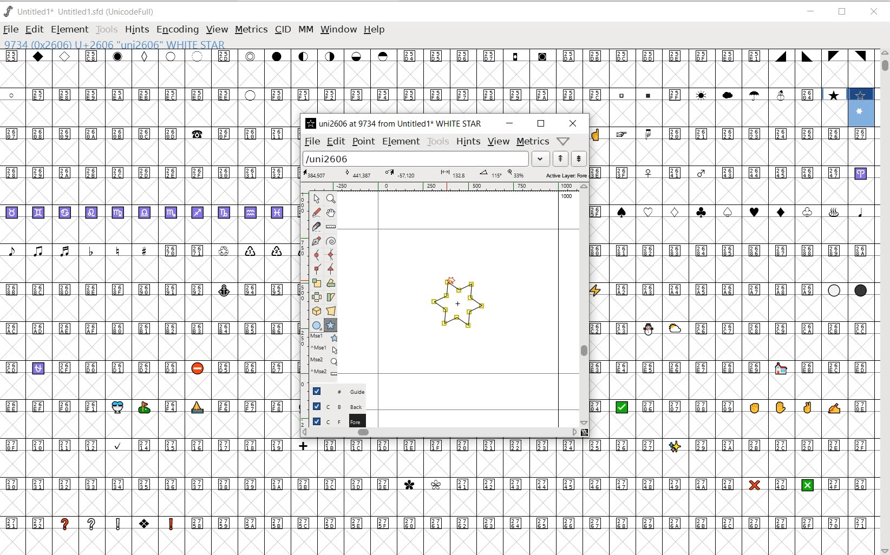 Image resolution: width=890 pixels, height=555 pixels. Describe the element at coordinates (884, 302) in the screenshot. I see `SCROLLBAR` at that location.